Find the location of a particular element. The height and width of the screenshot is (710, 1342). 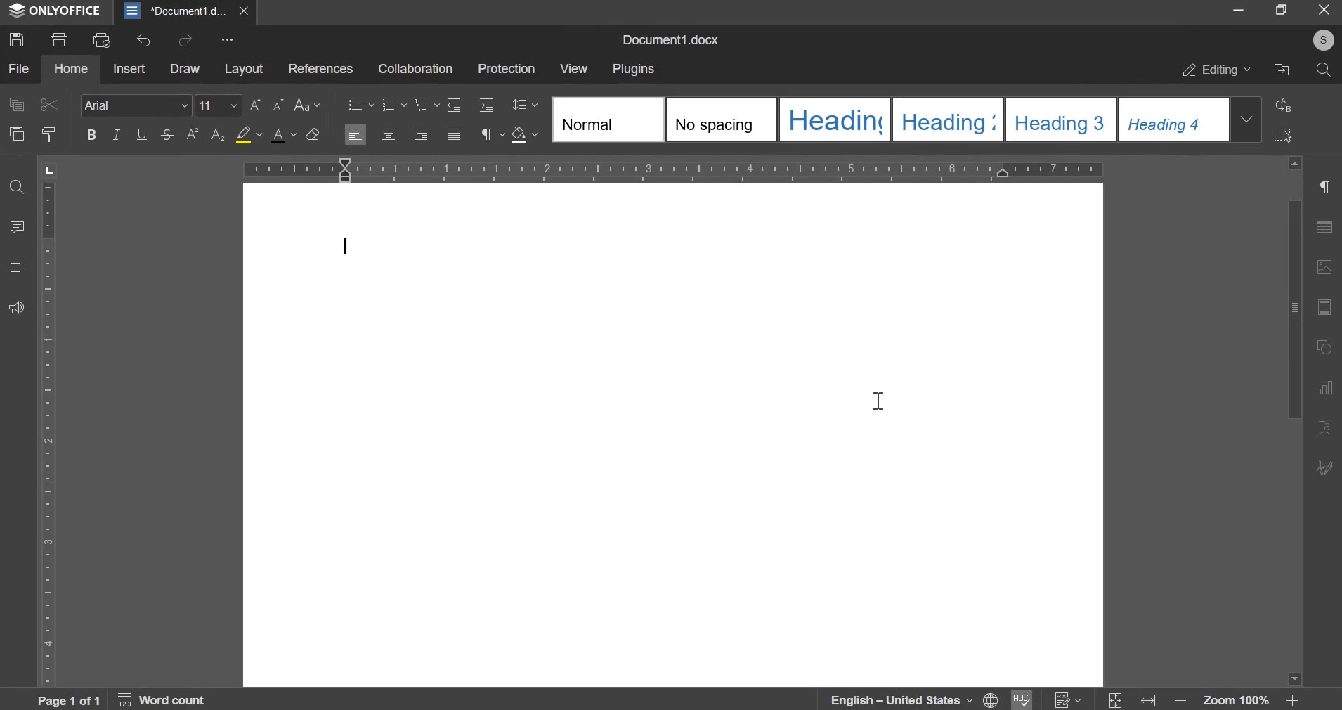

Stretch  is located at coordinates (1147, 700).